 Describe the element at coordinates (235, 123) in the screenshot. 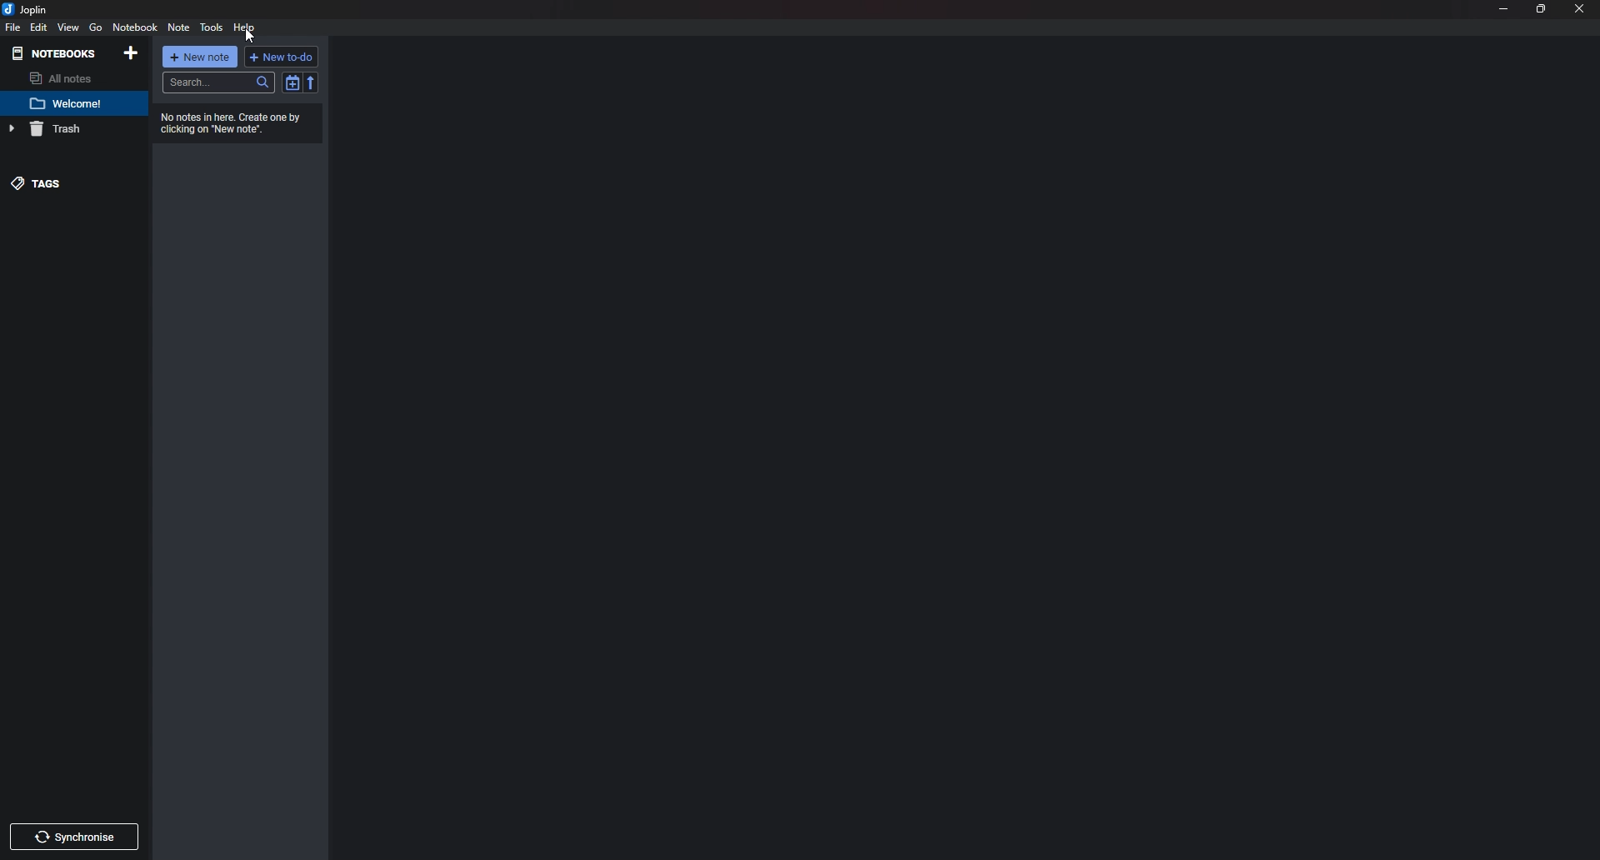

I see `Info` at that location.